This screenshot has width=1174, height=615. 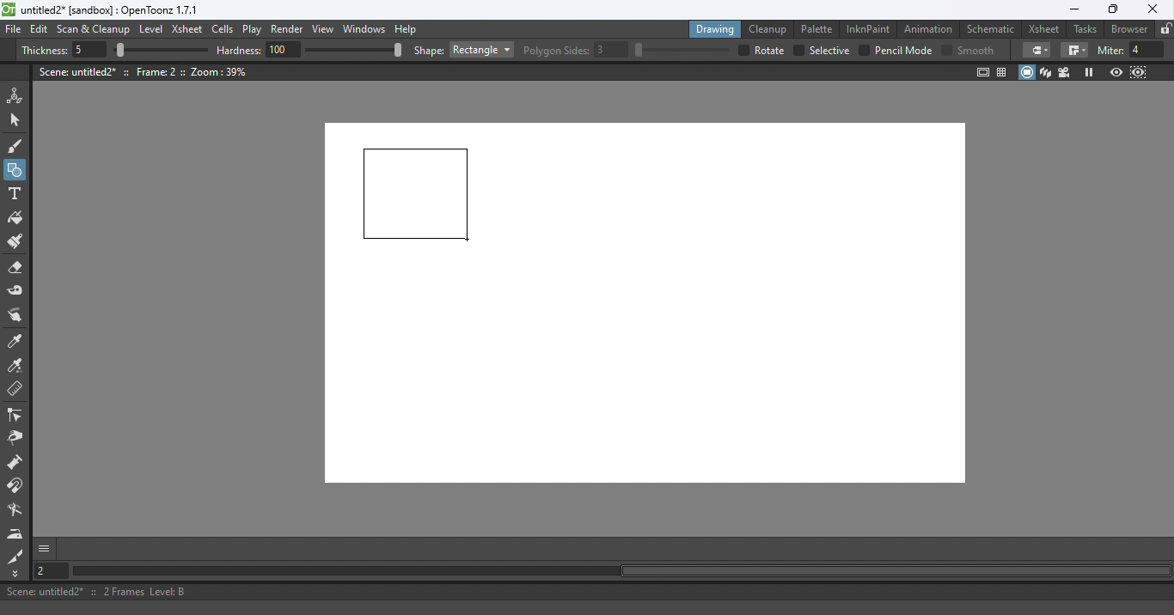 I want to click on Tape tool, so click(x=18, y=292).